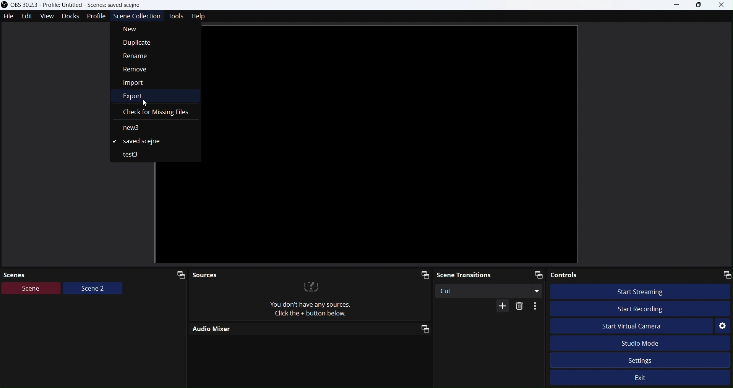 The height and width of the screenshot is (388, 733). What do you see at coordinates (642, 361) in the screenshot?
I see `Settings` at bounding box center [642, 361].